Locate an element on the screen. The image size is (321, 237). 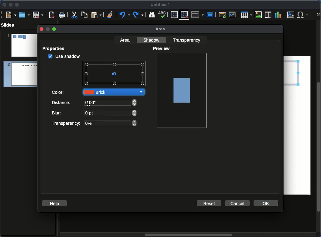
Color is located at coordinates (59, 92).